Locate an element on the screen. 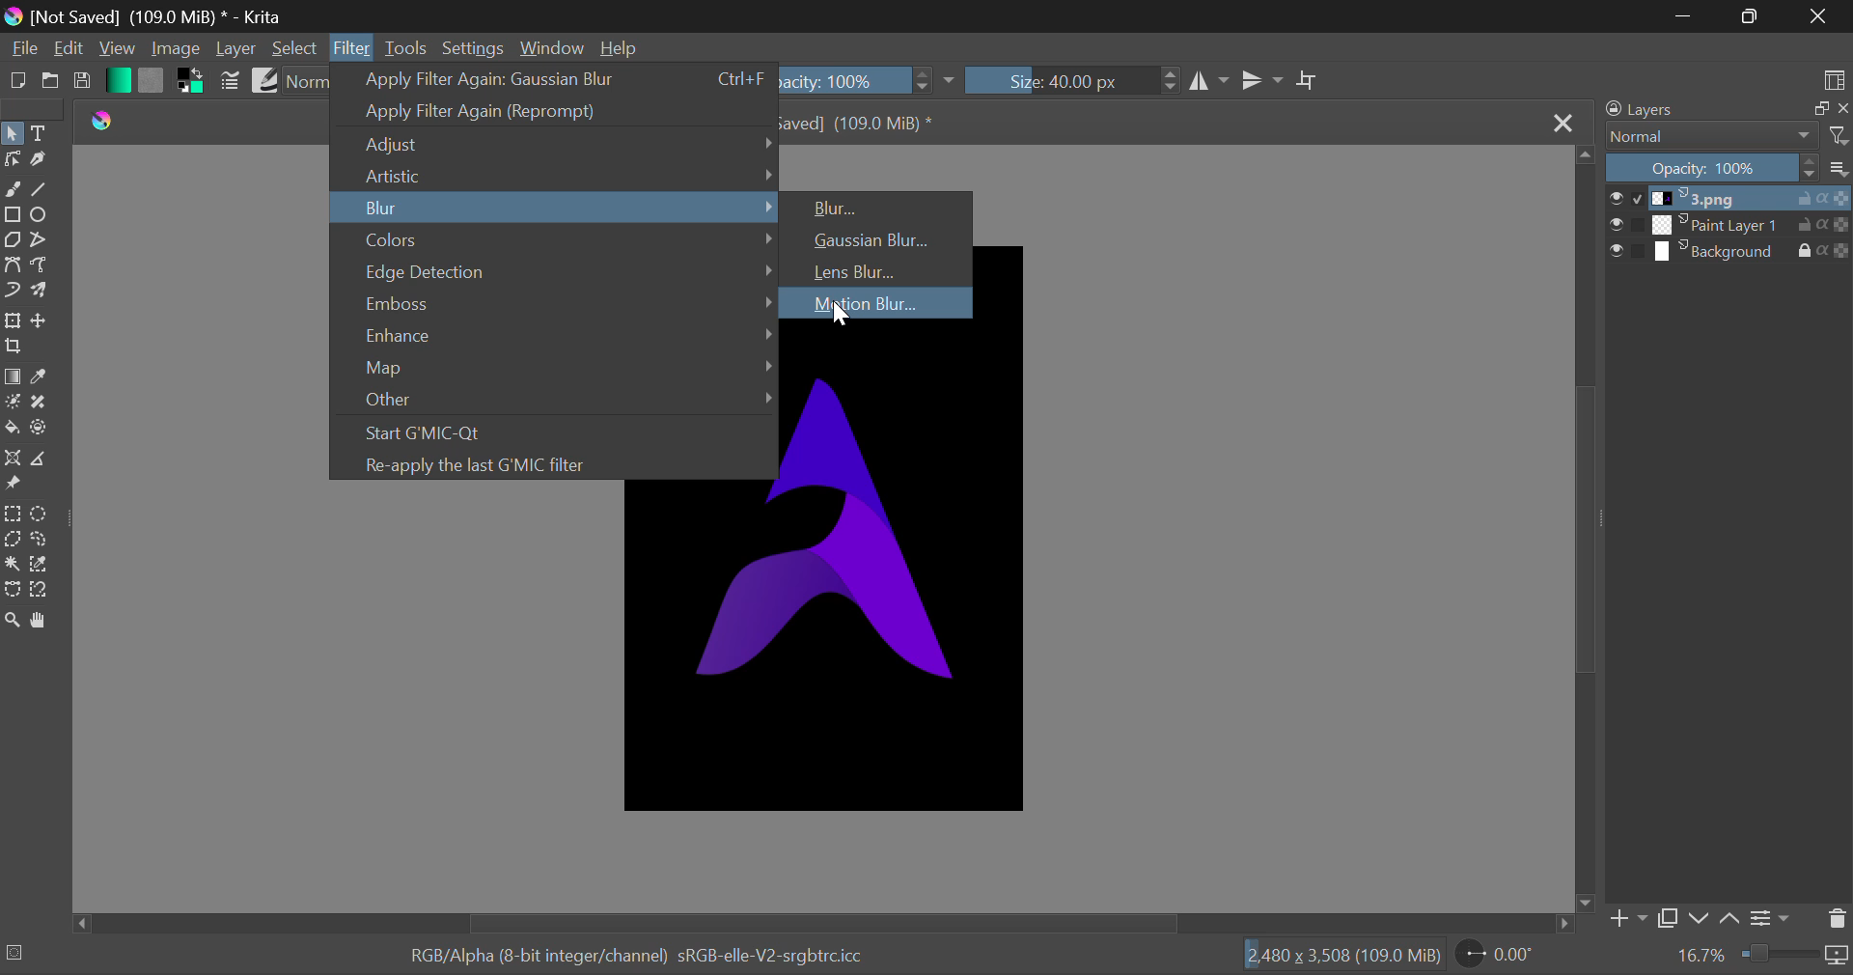 This screenshot has height=975, width=1853. Emboss is located at coordinates (557, 301).